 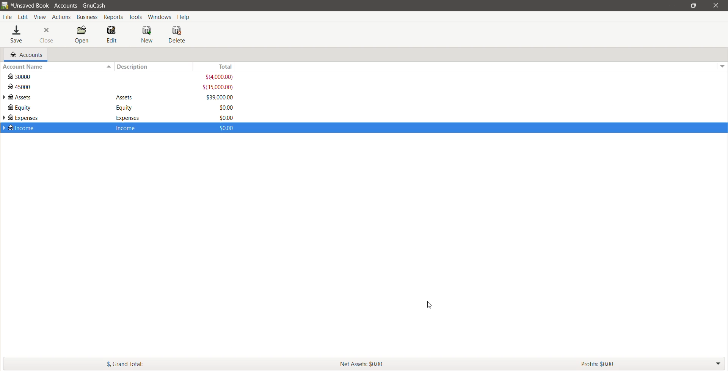 What do you see at coordinates (24, 17) in the screenshot?
I see `Edit` at bounding box center [24, 17].